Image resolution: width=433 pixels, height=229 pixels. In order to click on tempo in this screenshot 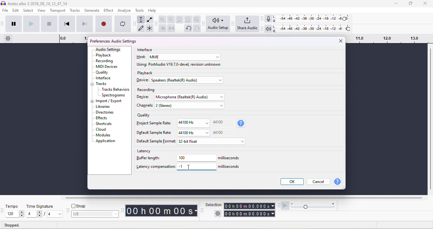, I will do `click(13, 207)`.